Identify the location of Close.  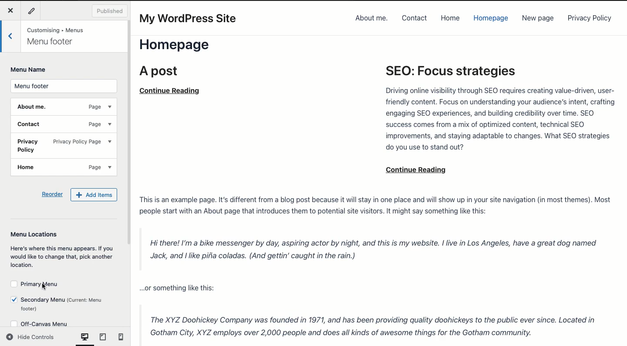
(10, 10).